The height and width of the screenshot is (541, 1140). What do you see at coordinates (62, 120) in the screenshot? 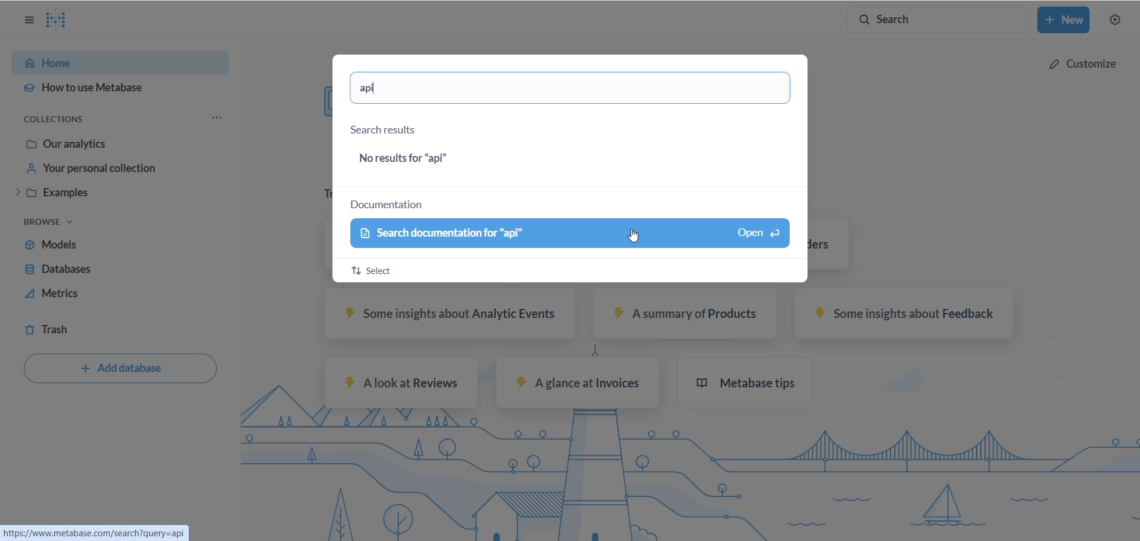
I see `COLLECTION OPTIONS` at bounding box center [62, 120].